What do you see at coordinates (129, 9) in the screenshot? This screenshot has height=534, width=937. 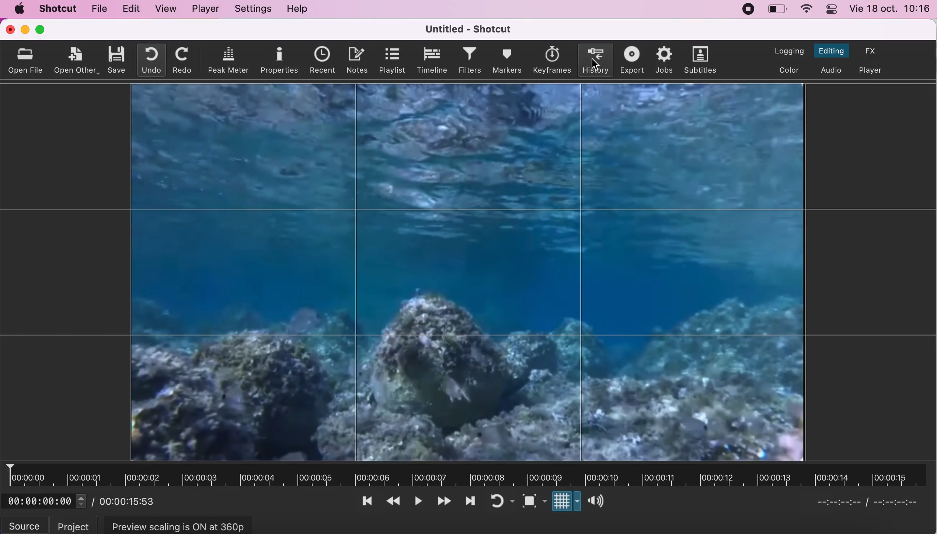 I see `edit` at bounding box center [129, 9].